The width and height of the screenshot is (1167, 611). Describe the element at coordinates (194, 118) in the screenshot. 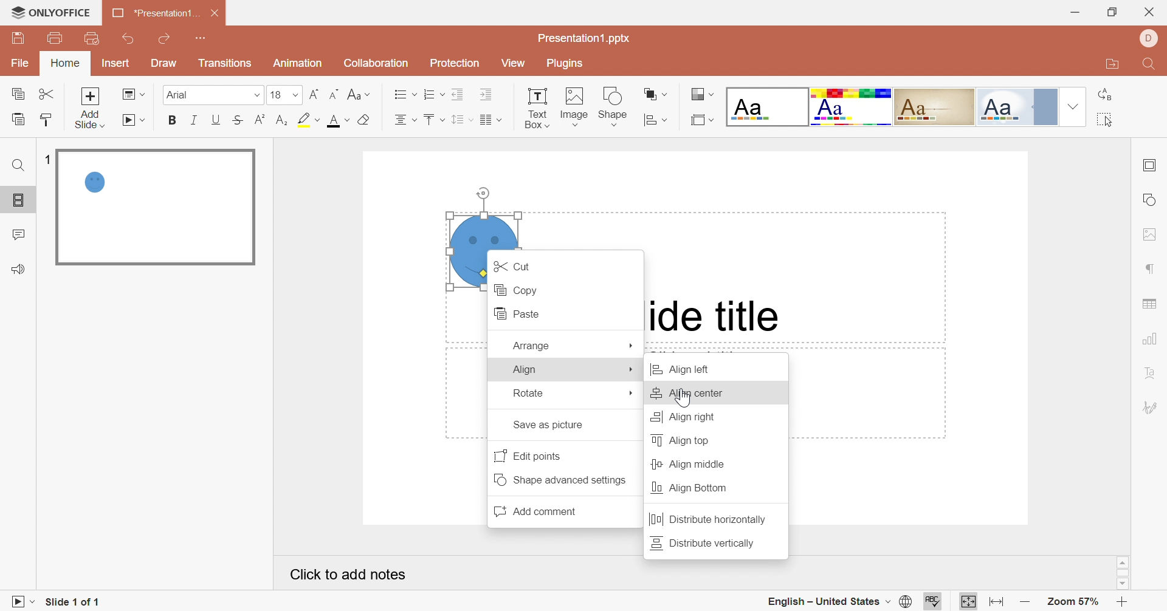

I see `Italic` at that location.